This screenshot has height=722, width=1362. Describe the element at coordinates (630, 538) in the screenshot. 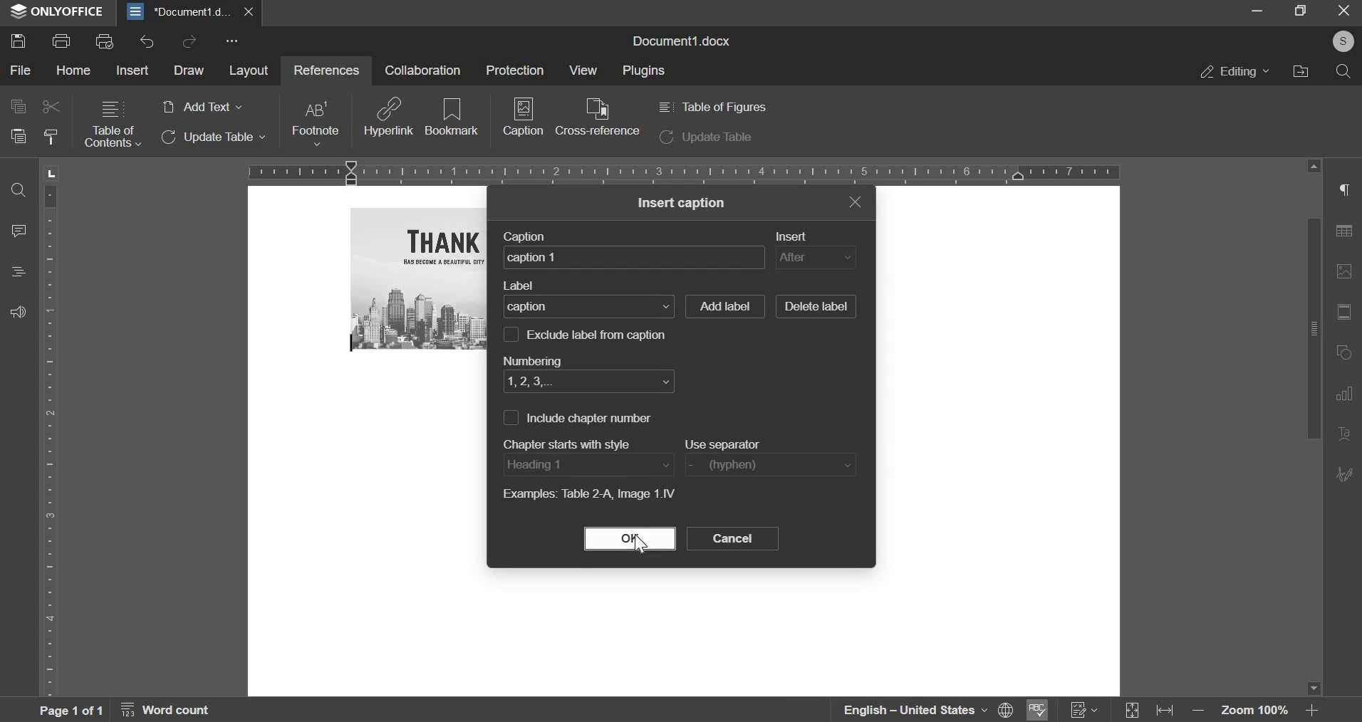

I see `ok` at that location.